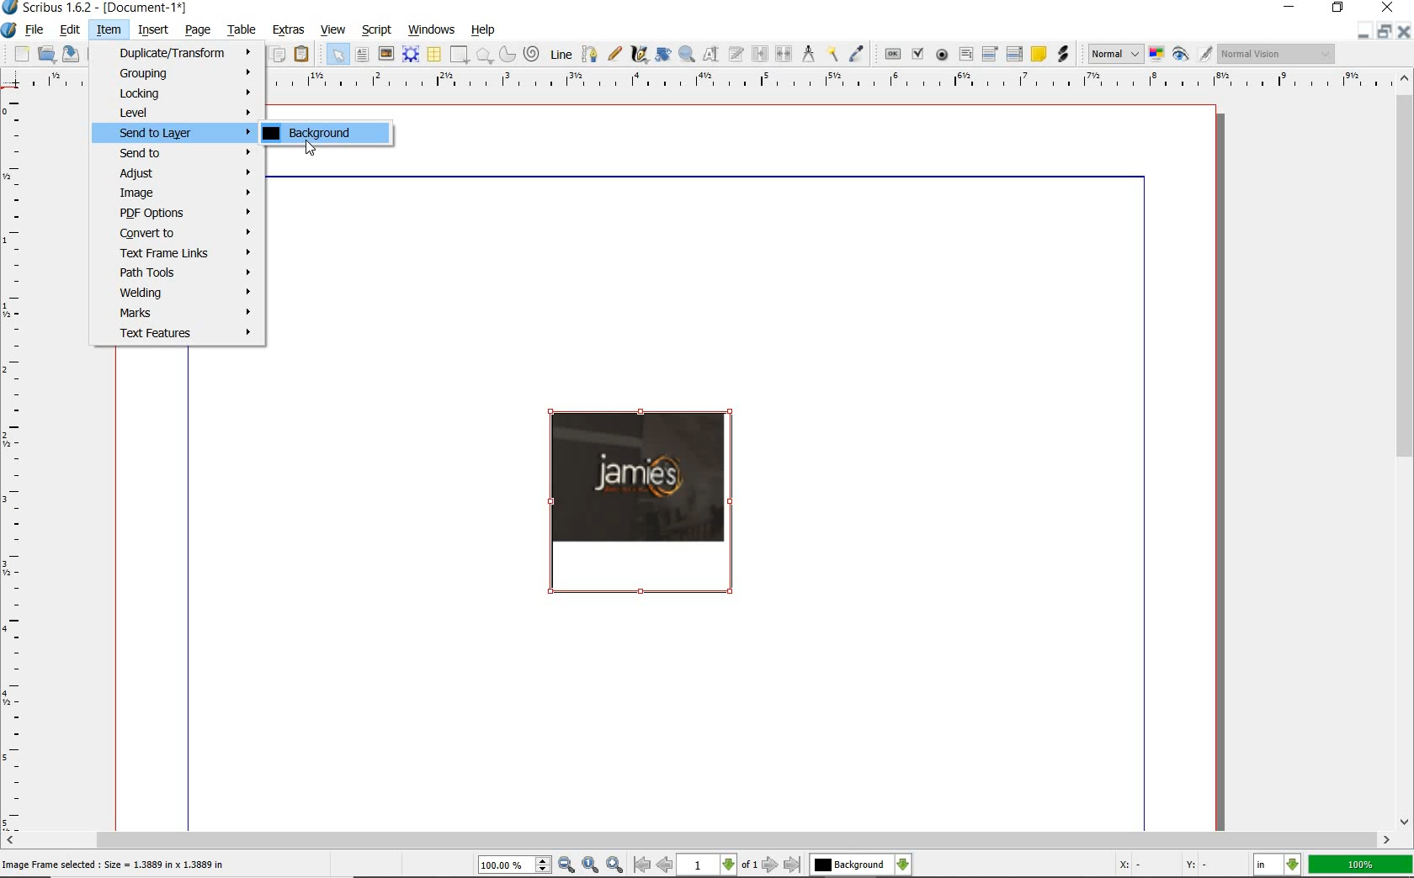  I want to click on Previous Page, so click(666, 867).